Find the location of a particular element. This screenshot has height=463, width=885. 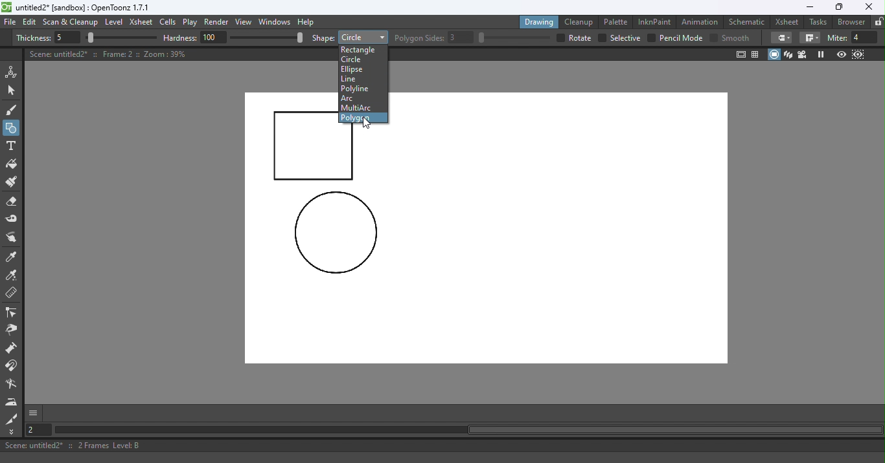

Polygon is located at coordinates (358, 117).